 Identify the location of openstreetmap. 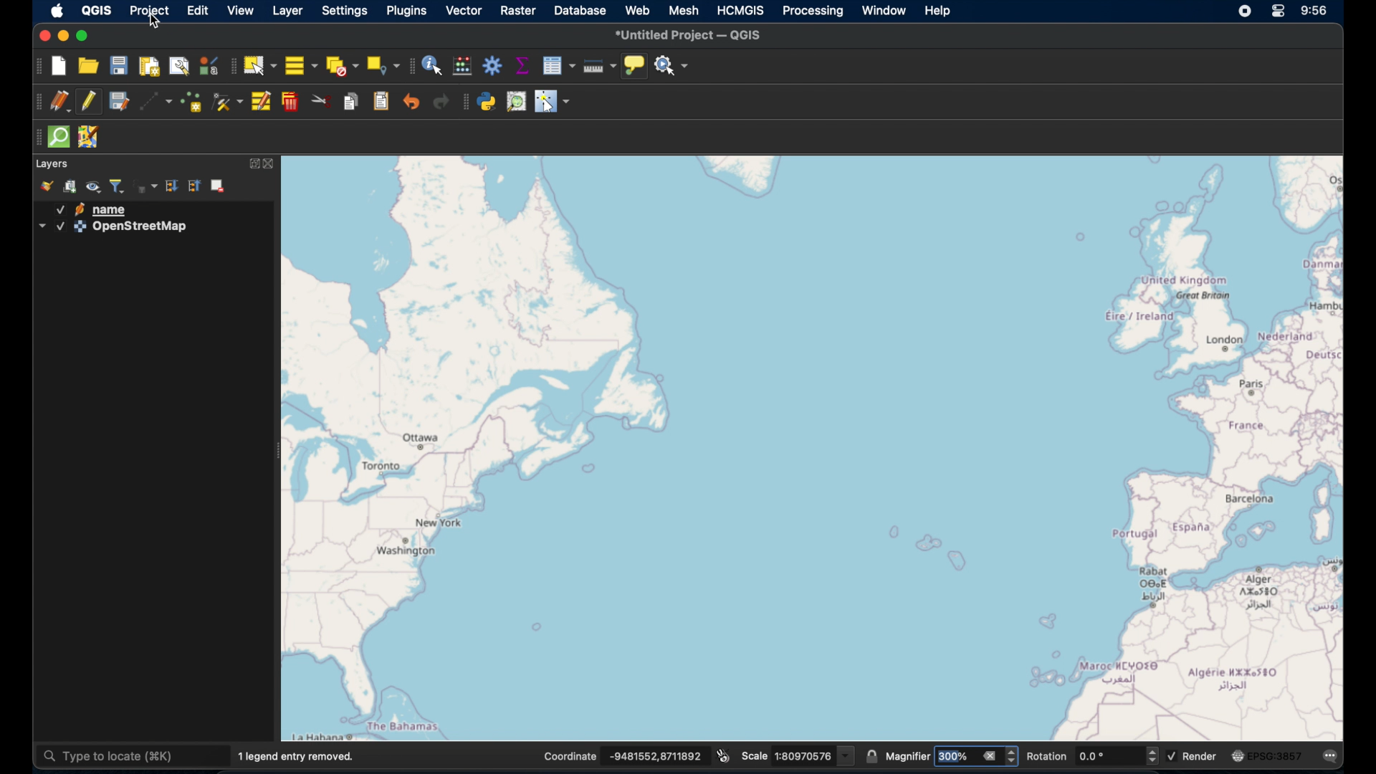
(815, 447).